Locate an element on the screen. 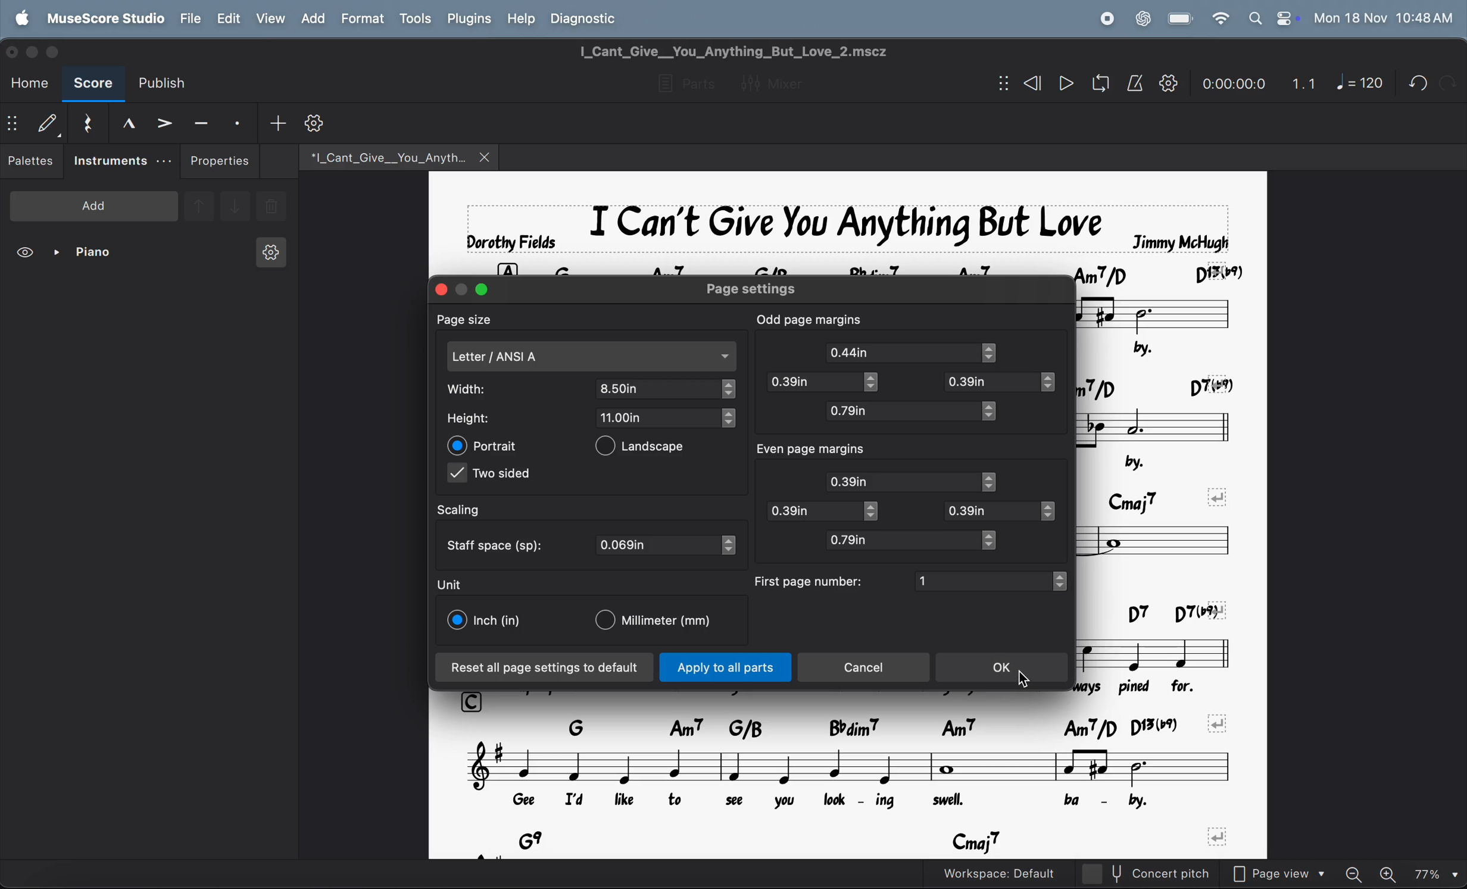 Image resolution: width=1467 pixels, height=889 pixels. page size is located at coordinates (475, 319).